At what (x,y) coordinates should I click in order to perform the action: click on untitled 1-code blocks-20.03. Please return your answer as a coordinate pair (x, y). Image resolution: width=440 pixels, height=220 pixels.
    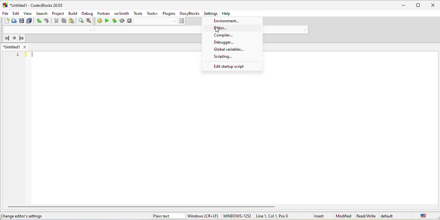
    Looking at the image, I should click on (36, 5).